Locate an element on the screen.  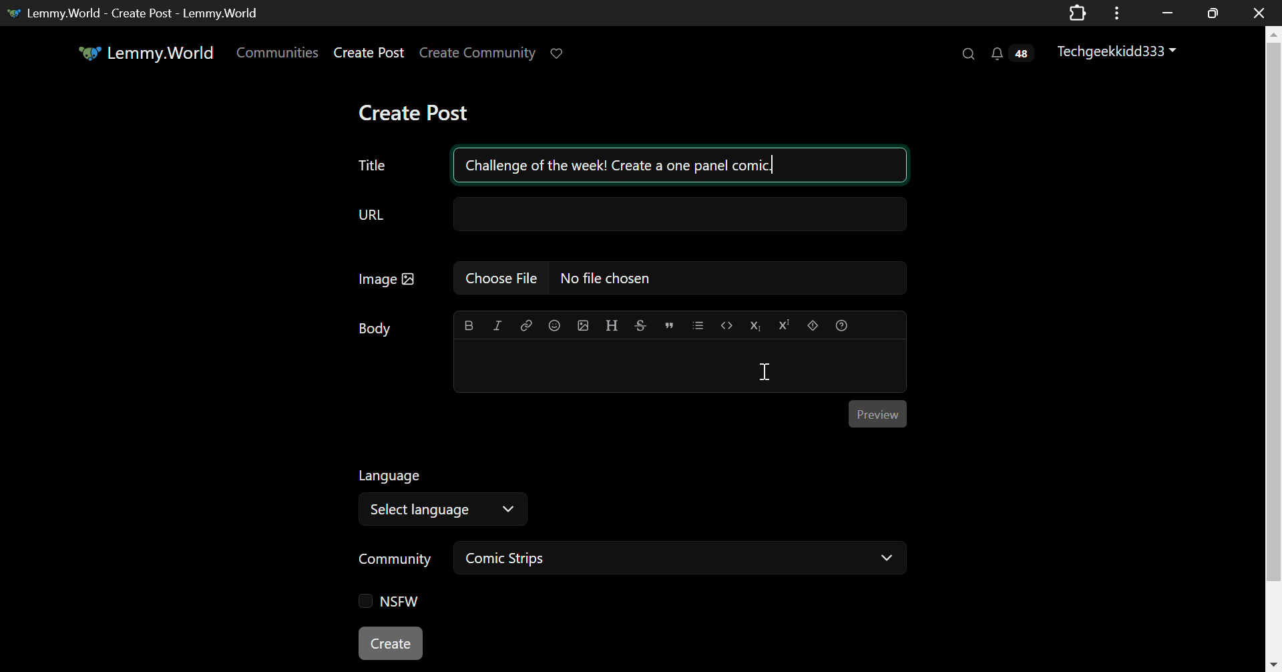
Create Post is located at coordinates (370, 55).